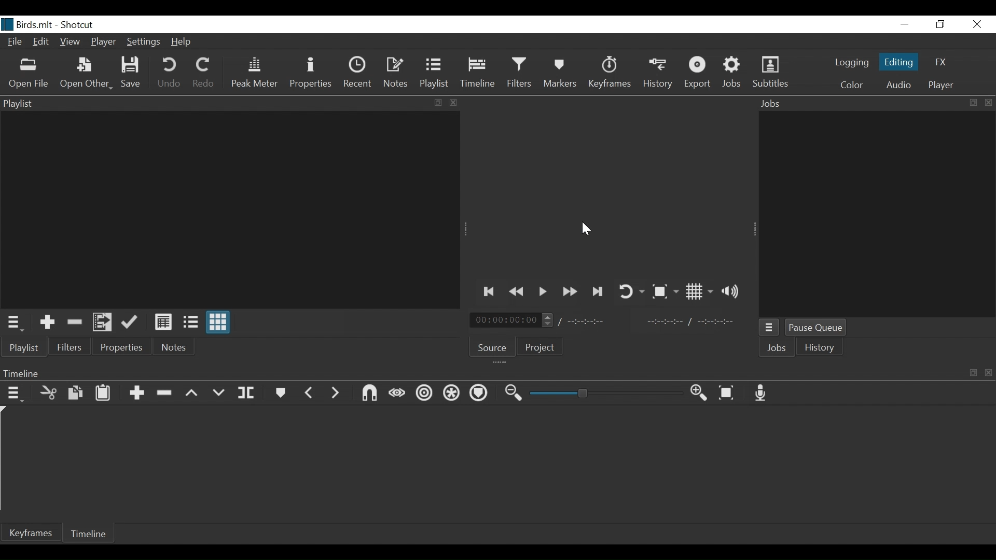 The image size is (996, 560). I want to click on Play quickly forward, so click(570, 291).